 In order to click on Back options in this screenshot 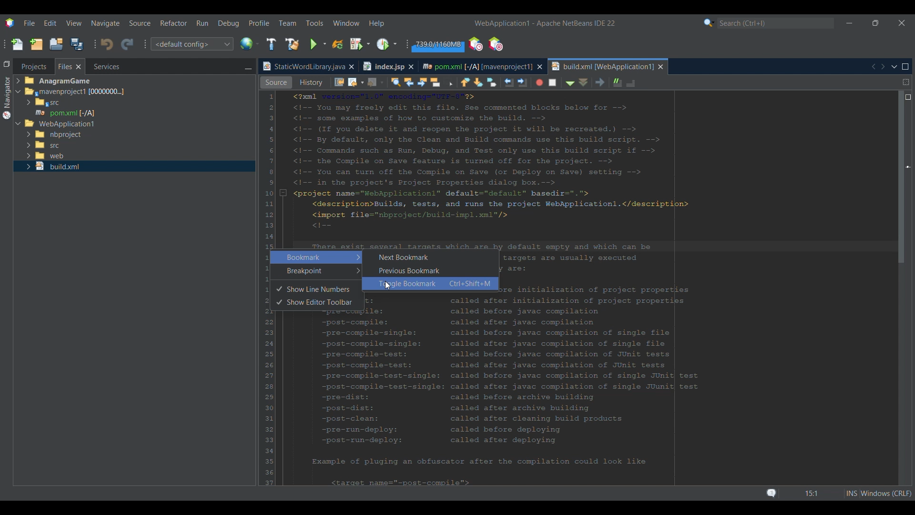, I will do `click(439, 82)`.